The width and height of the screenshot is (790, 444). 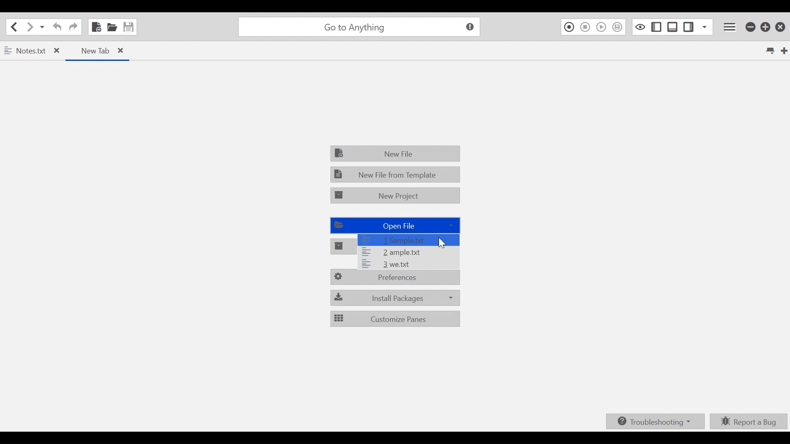 I want to click on 2 ample.txt , so click(x=408, y=252).